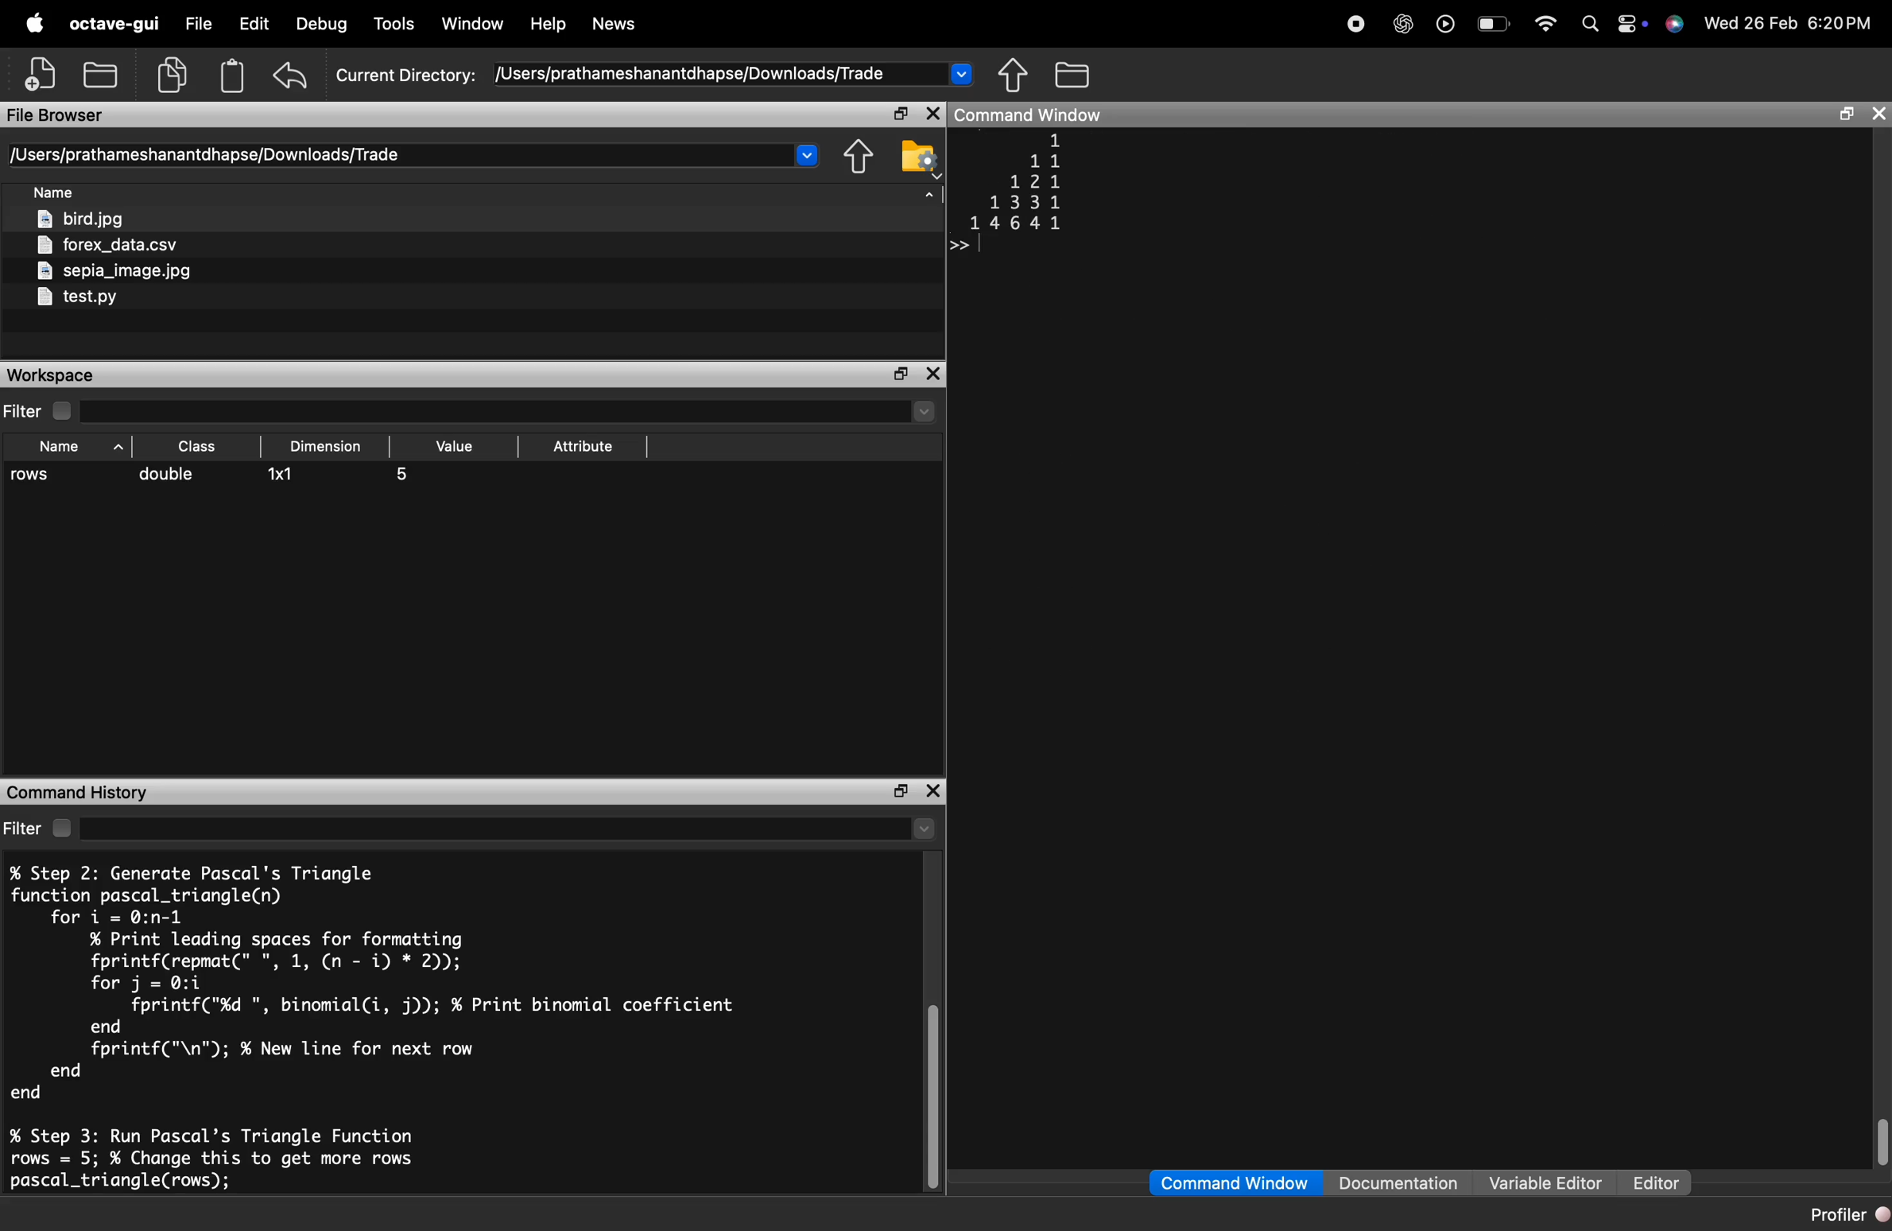 The height and width of the screenshot is (1231, 1892). I want to click on Edit, so click(254, 22).